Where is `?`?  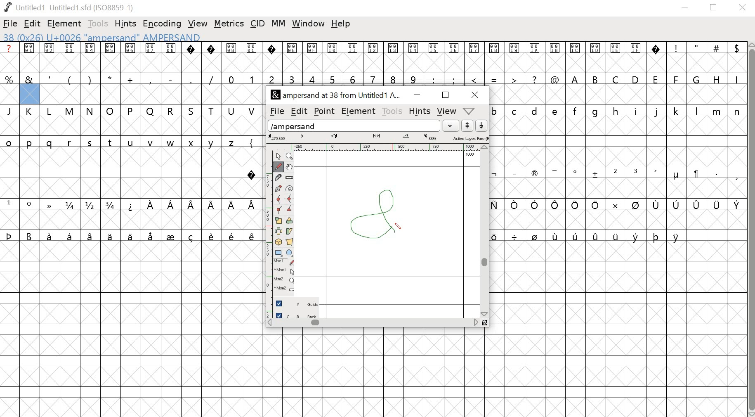
? is located at coordinates (212, 57).